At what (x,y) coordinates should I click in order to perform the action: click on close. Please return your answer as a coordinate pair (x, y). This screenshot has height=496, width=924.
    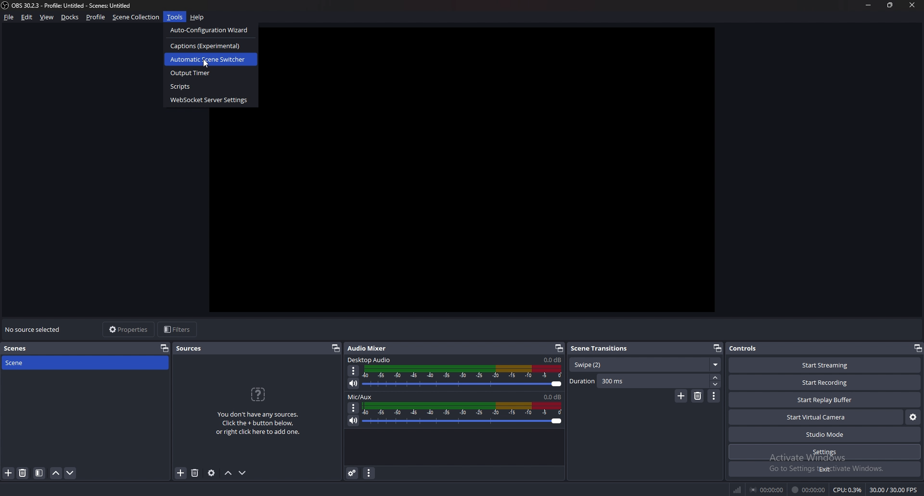
    Looking at the image, I should click on (910, 4).